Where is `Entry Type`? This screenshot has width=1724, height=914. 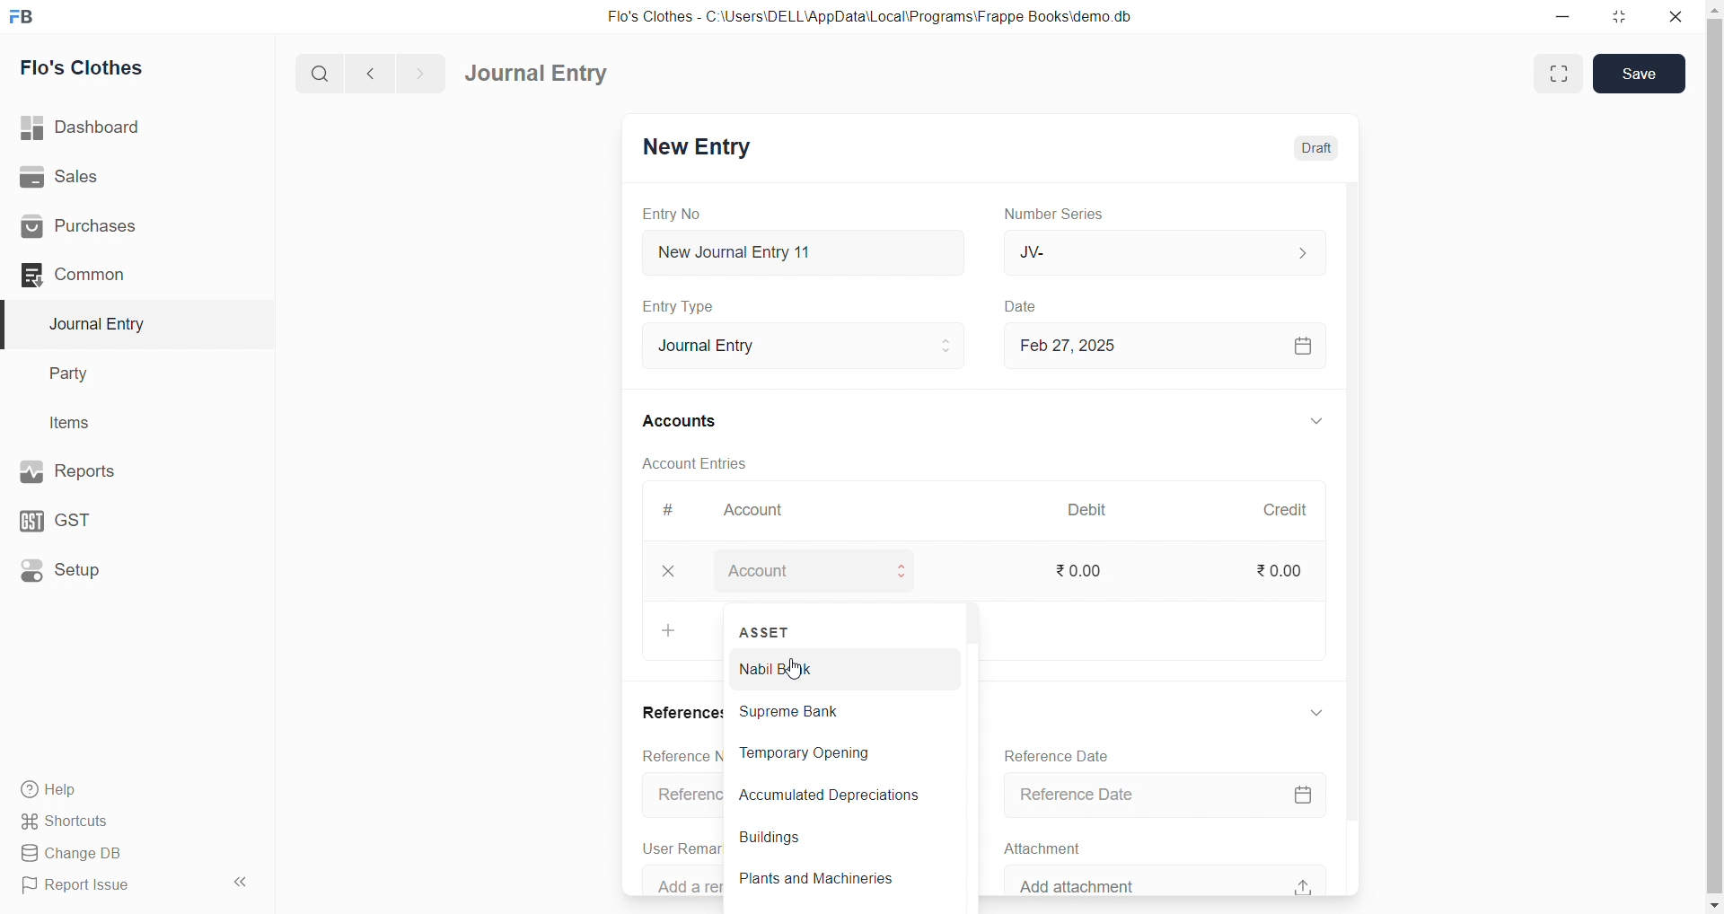 Entry Type is located at coordinates (689, 307).